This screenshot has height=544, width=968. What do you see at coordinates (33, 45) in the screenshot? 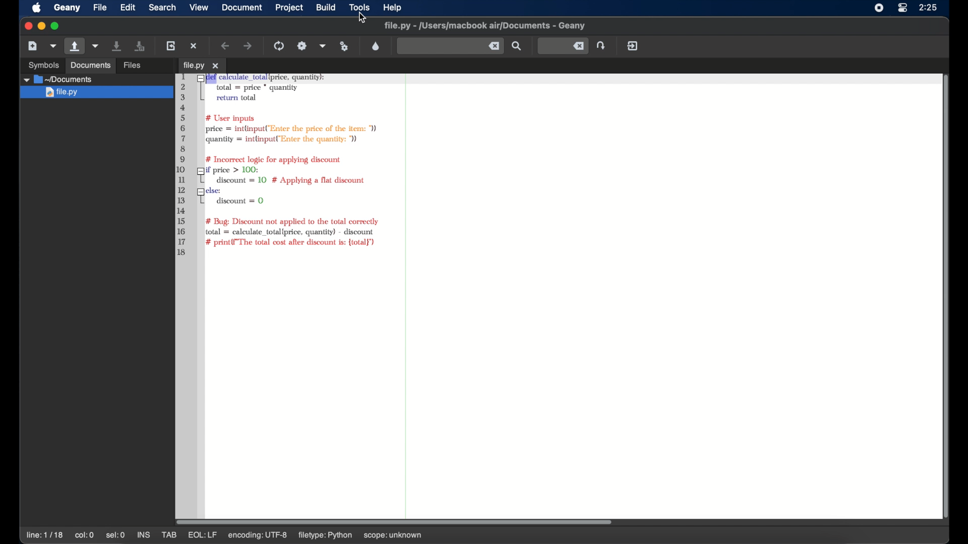
I see `create new` at bounding box center [33, 45].